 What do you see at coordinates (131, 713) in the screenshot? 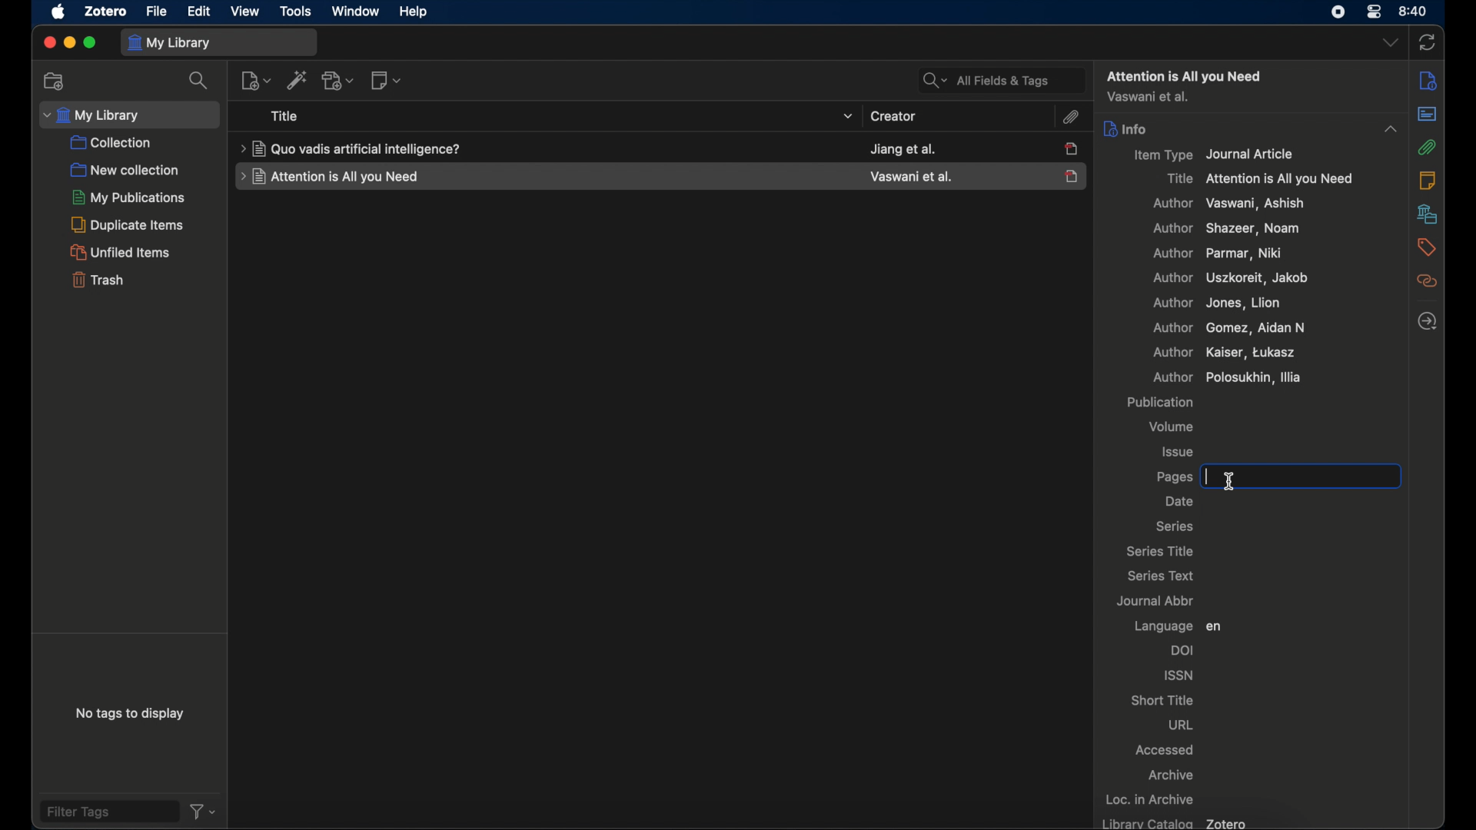
I see `no tags to display` at bounding box center [131, 713].